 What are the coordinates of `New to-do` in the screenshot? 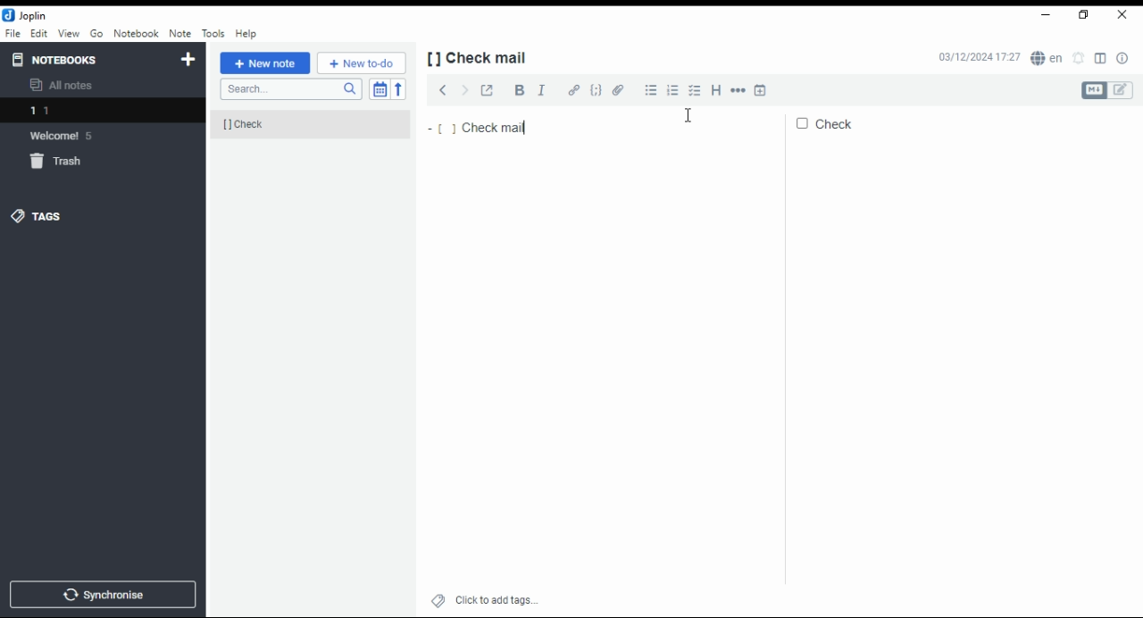 It's located at (362, 63).